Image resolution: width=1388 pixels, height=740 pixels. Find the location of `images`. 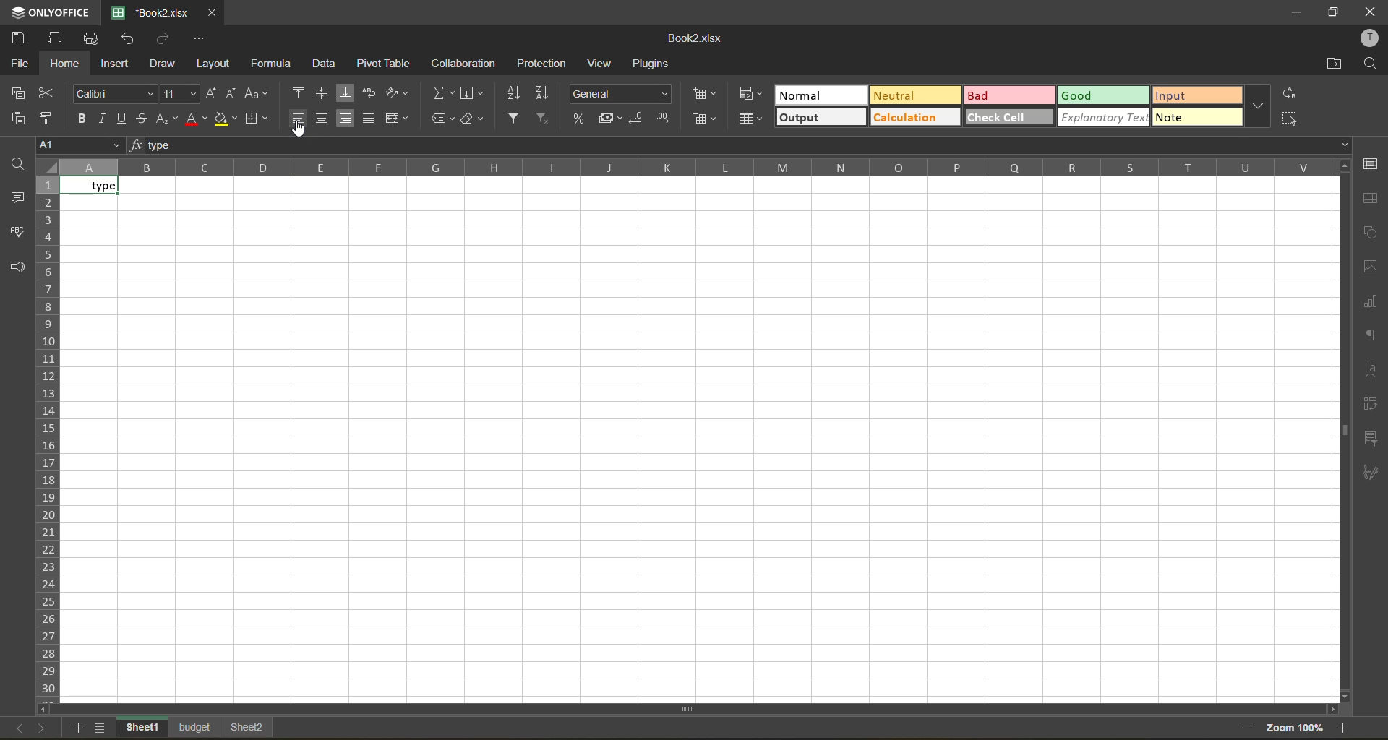

images is located at coordinates (1371, 268).